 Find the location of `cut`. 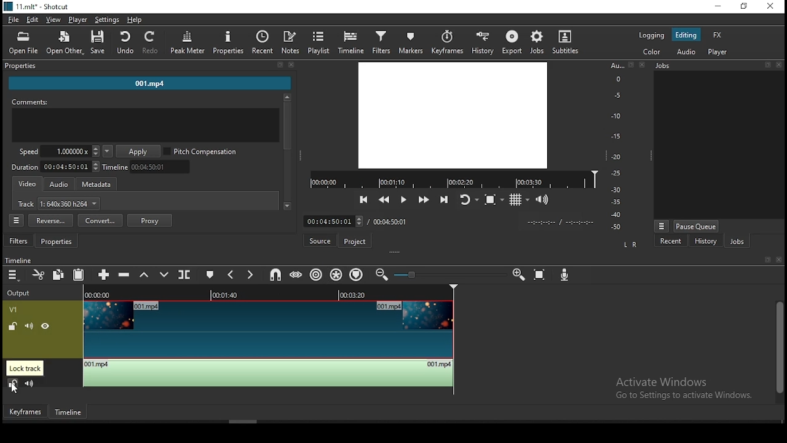

cut is located at coordinates (38, 274).